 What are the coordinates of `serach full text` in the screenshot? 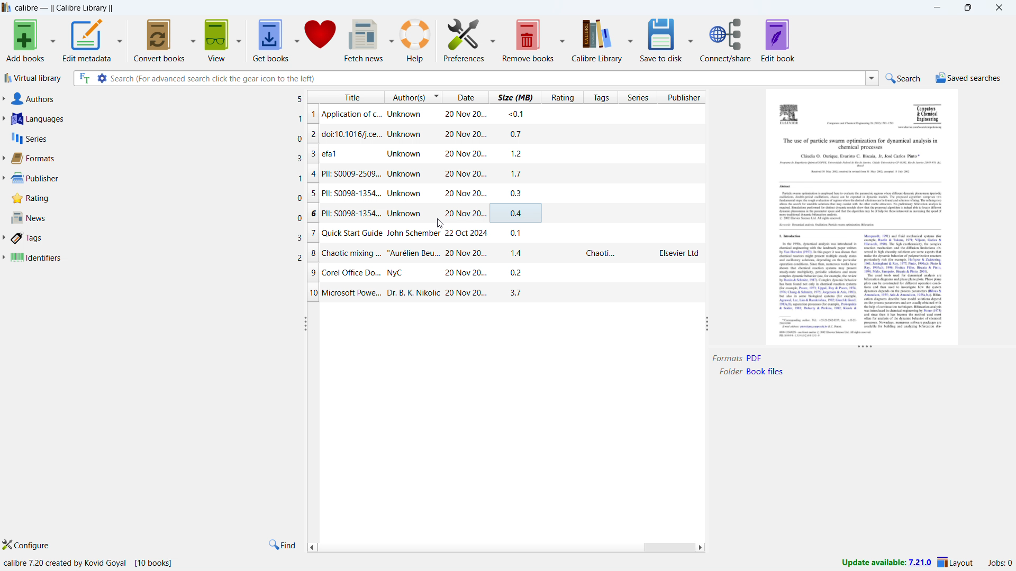 It's located at (83, 79).